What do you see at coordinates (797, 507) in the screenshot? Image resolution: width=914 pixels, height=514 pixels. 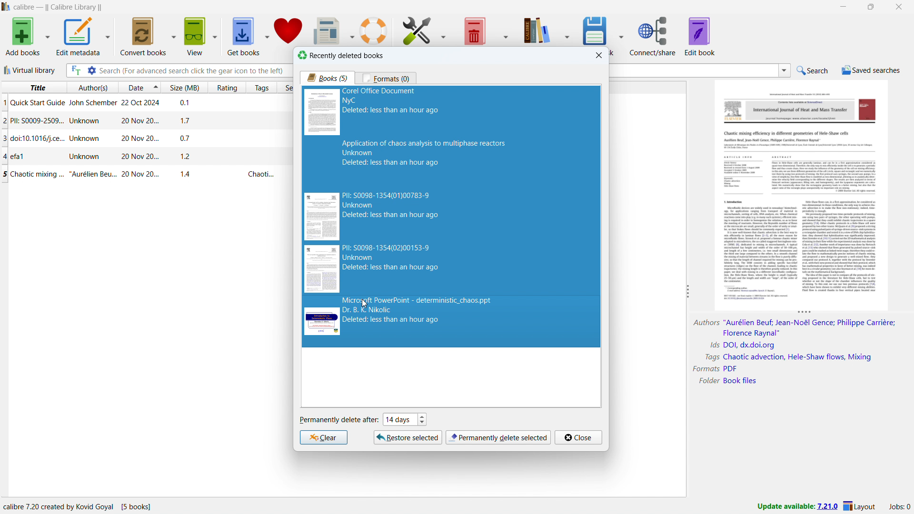 I see `update` at bounding box center [797, 507].